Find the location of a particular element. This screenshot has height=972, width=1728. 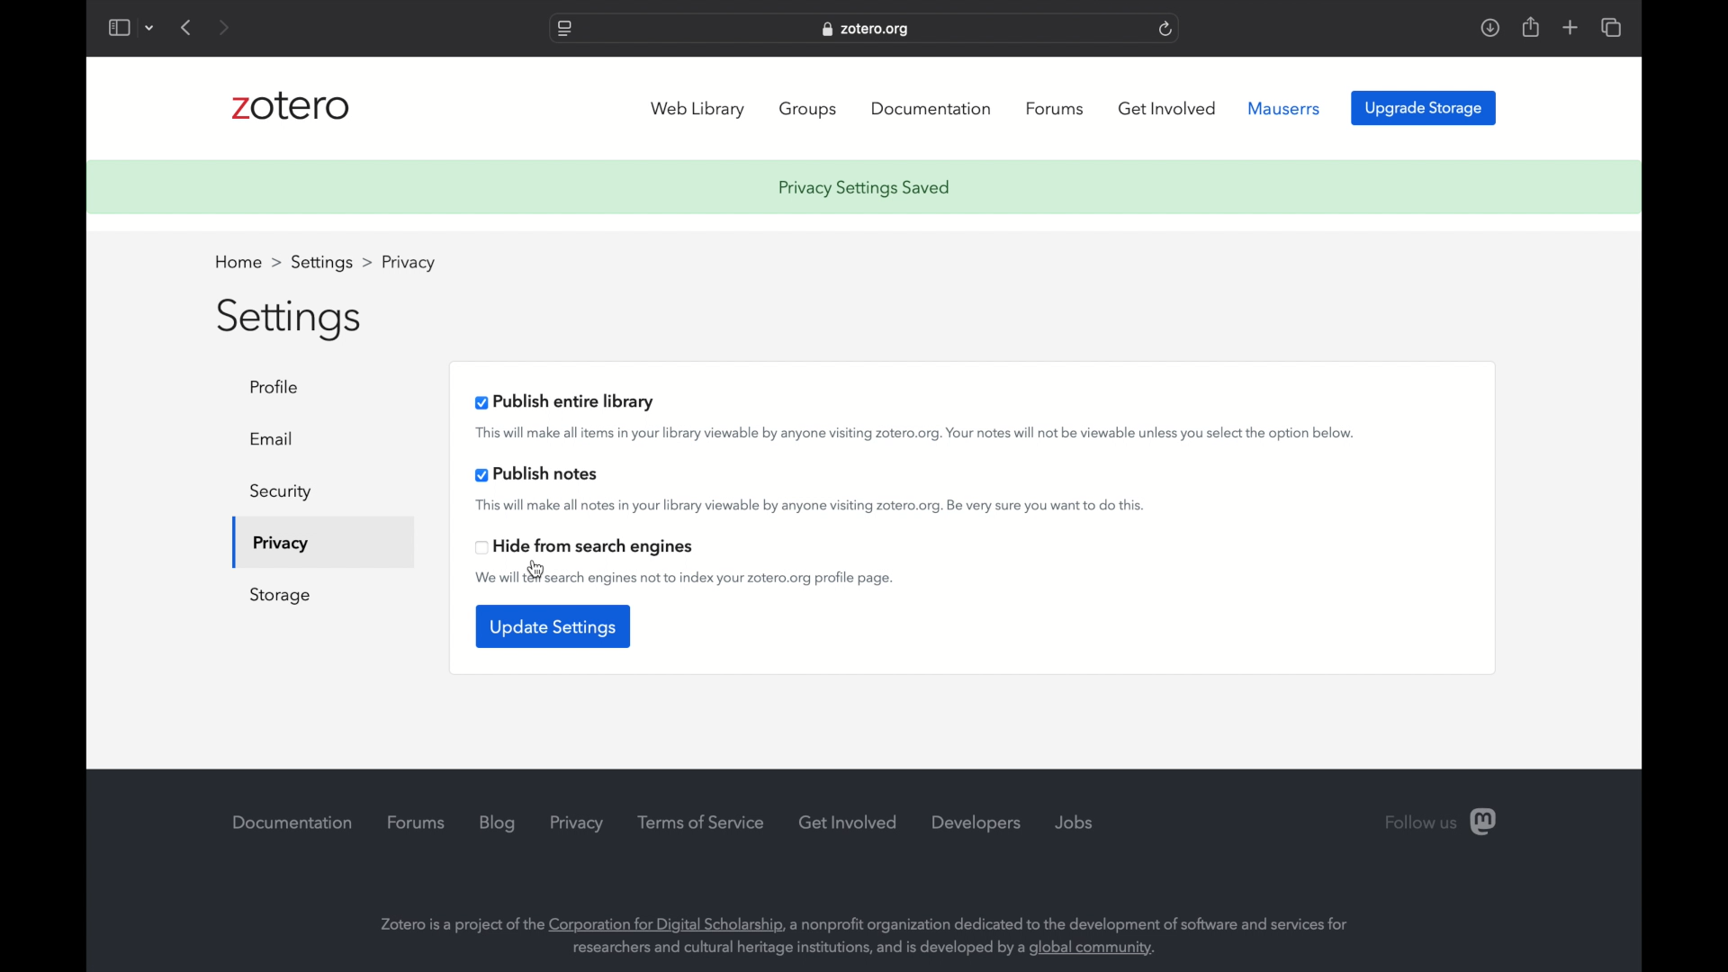

show tab overview is located at coordinates (1611, 27).